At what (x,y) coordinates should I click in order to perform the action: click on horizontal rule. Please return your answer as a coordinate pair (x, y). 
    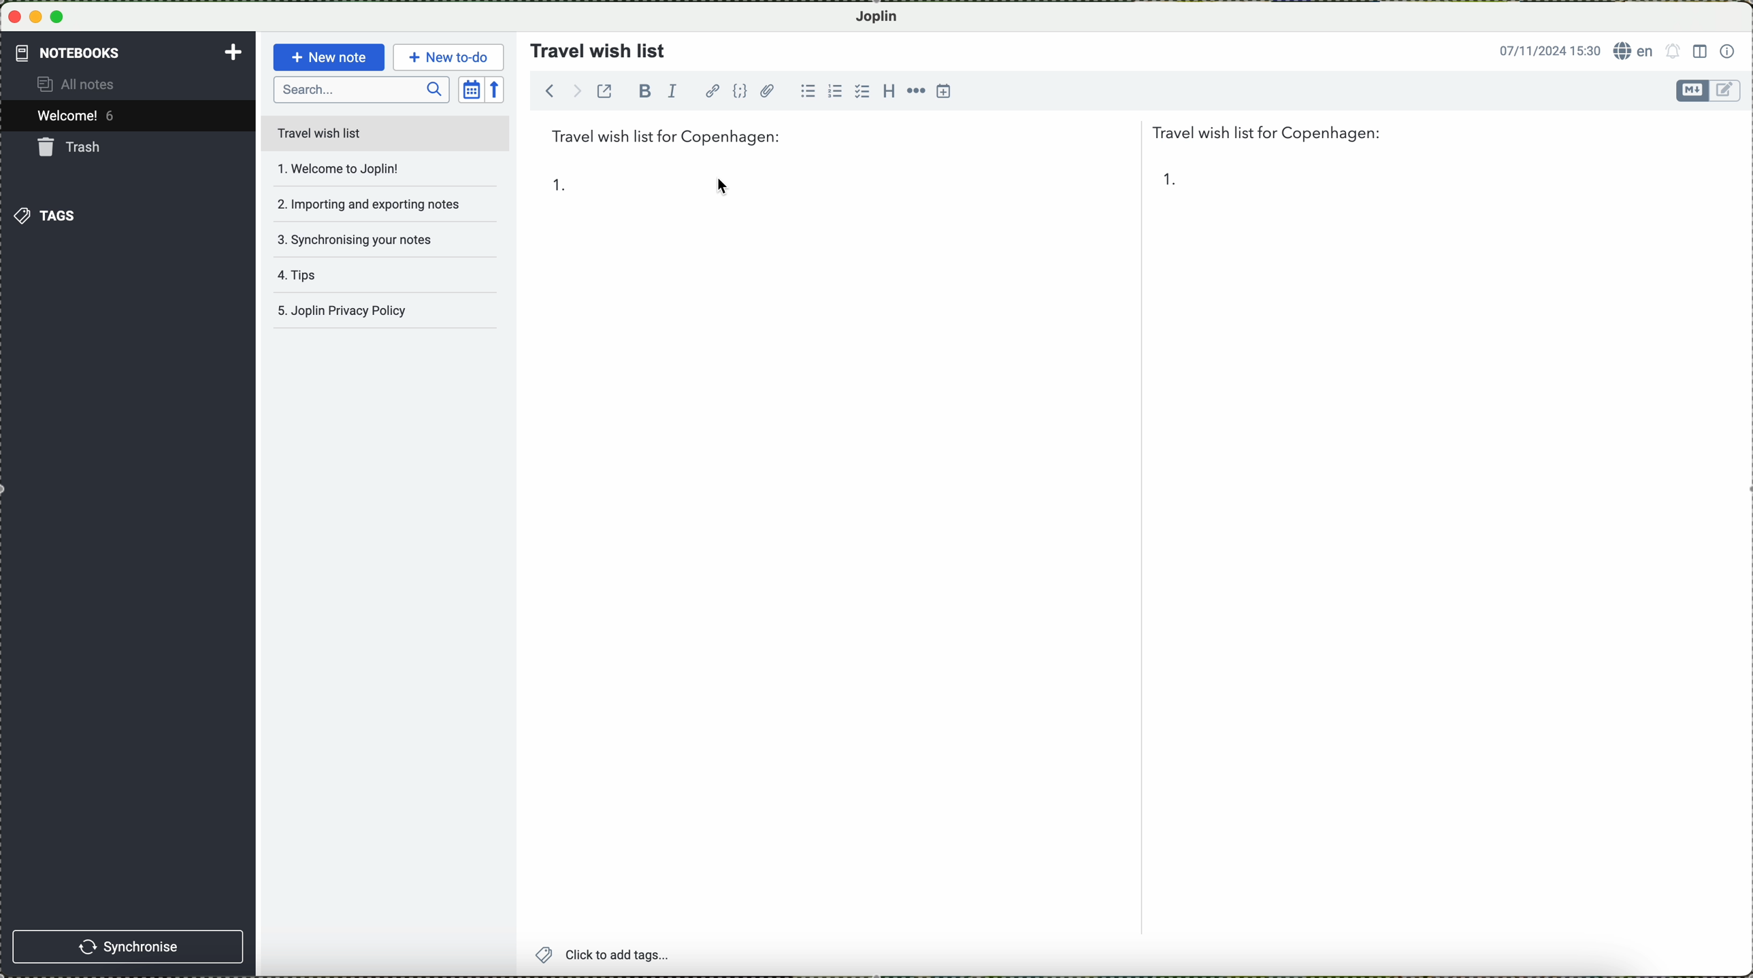
    Looking at the image, I should click on (915, 90).